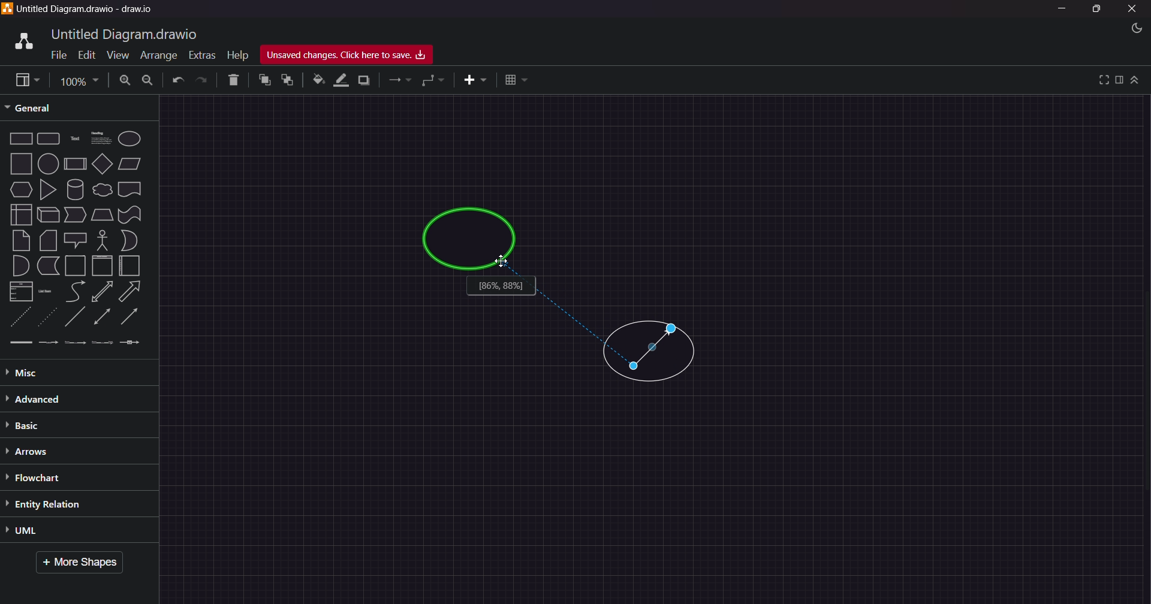  Describe the element at coordinates (22, 40) in the screenshot. I see `logo` at that location.